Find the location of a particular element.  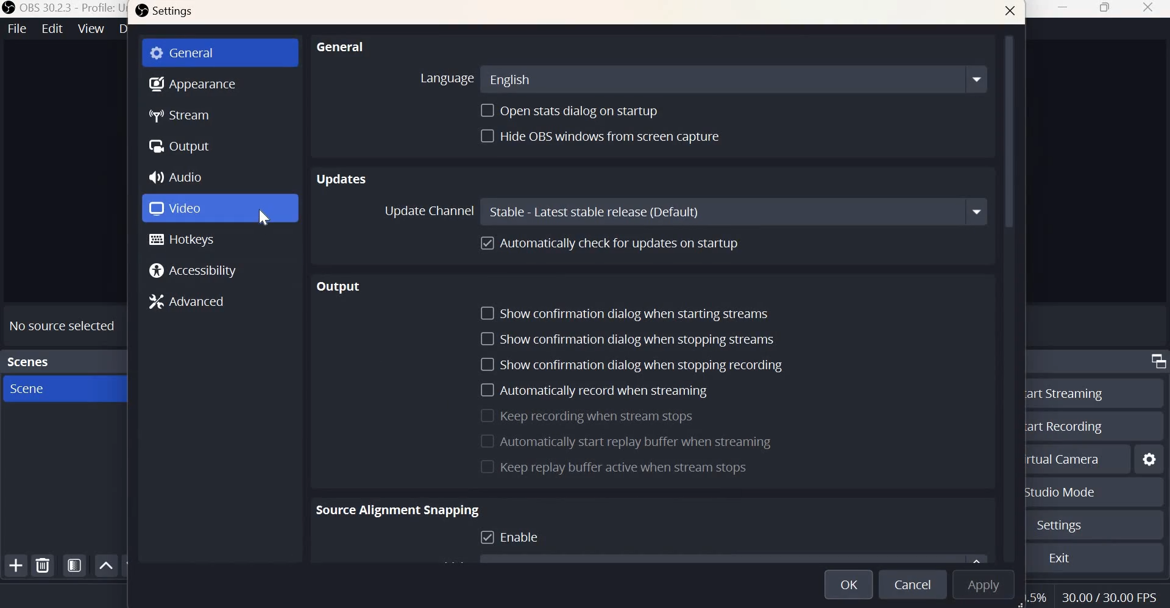

Automatically check for updates on startup is located at coordinates (611, 243).